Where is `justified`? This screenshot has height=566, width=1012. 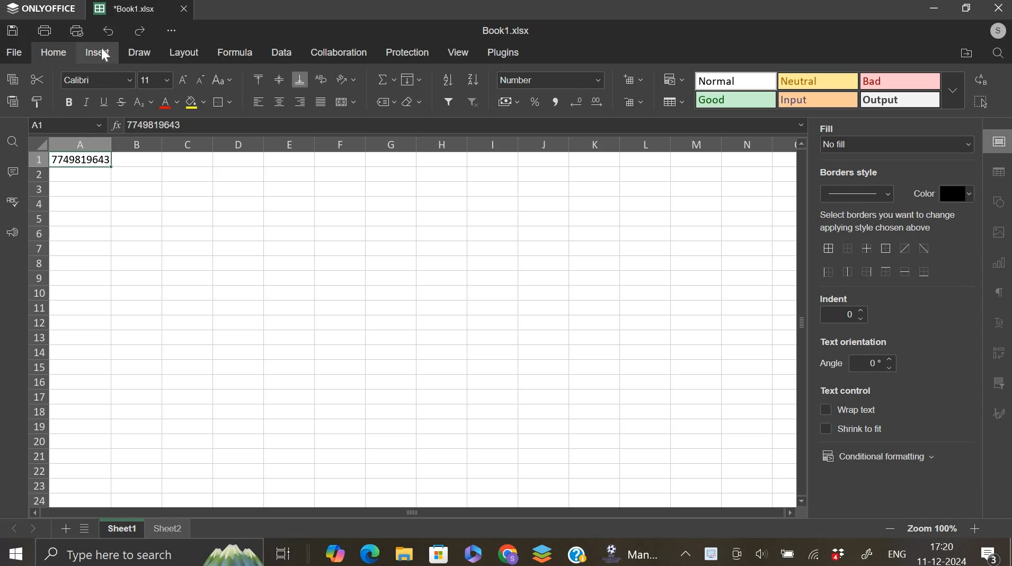 justified is located at coordinates (321, 102).